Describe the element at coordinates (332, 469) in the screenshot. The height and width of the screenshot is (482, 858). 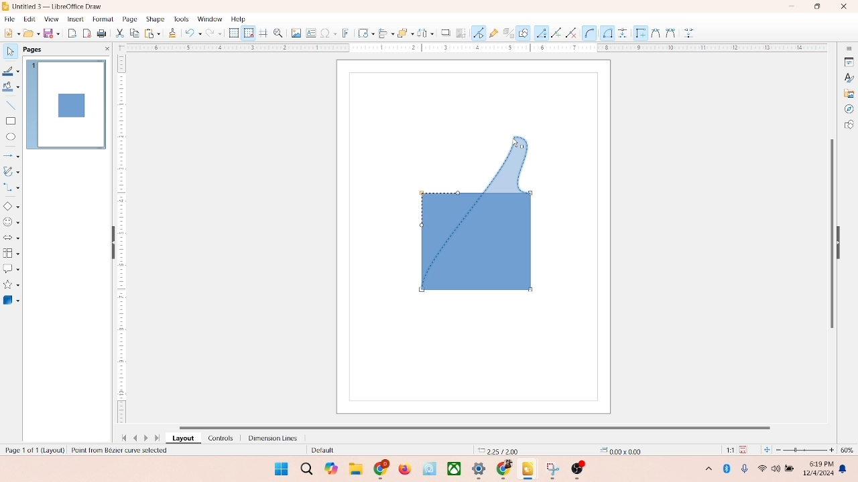
I see `copilot` at that location.